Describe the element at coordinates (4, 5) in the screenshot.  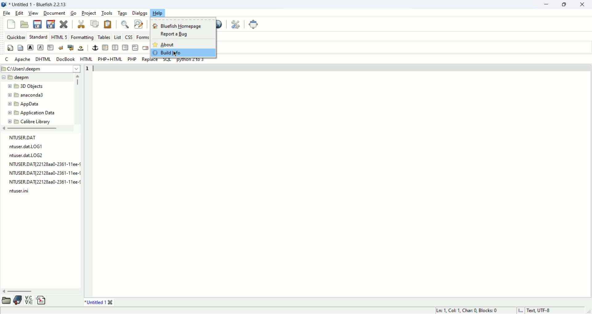
I see `application icon` at that location.